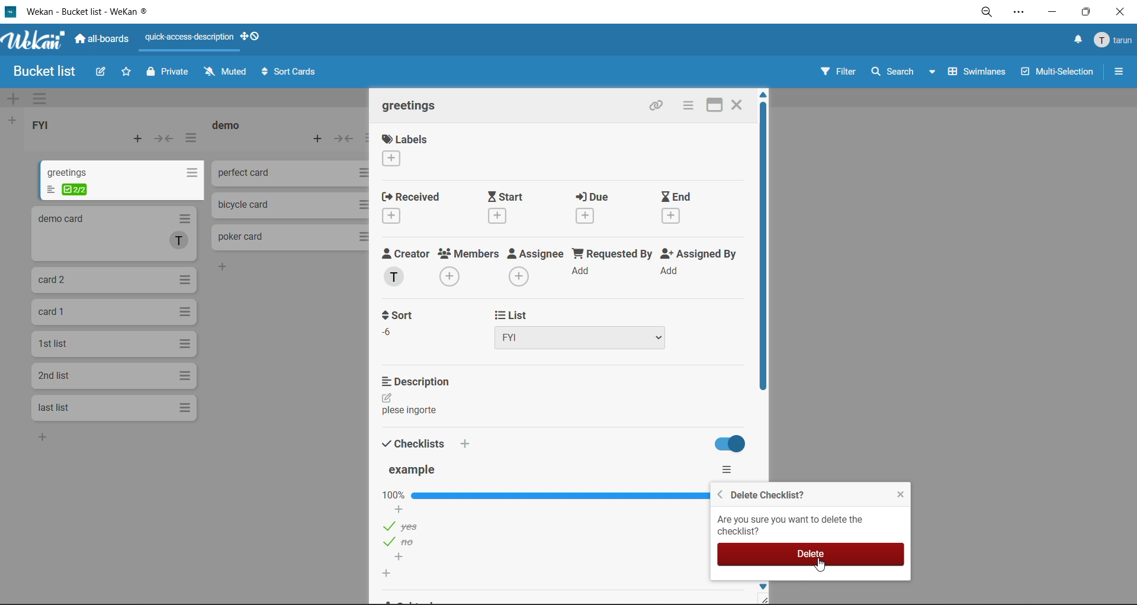 The height and width of the screenshot is (605, 1137). Describe the element at coordinates (393, 509) in the screenshot. I see `add checklist options` at that location.